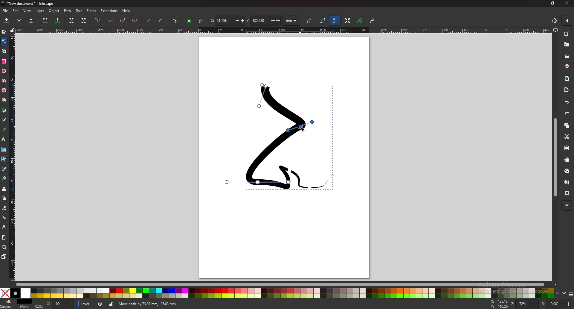  What do you see at coordinates (291, 21) in the screenshot?
I see `unit` at bounding box center [291, 21].